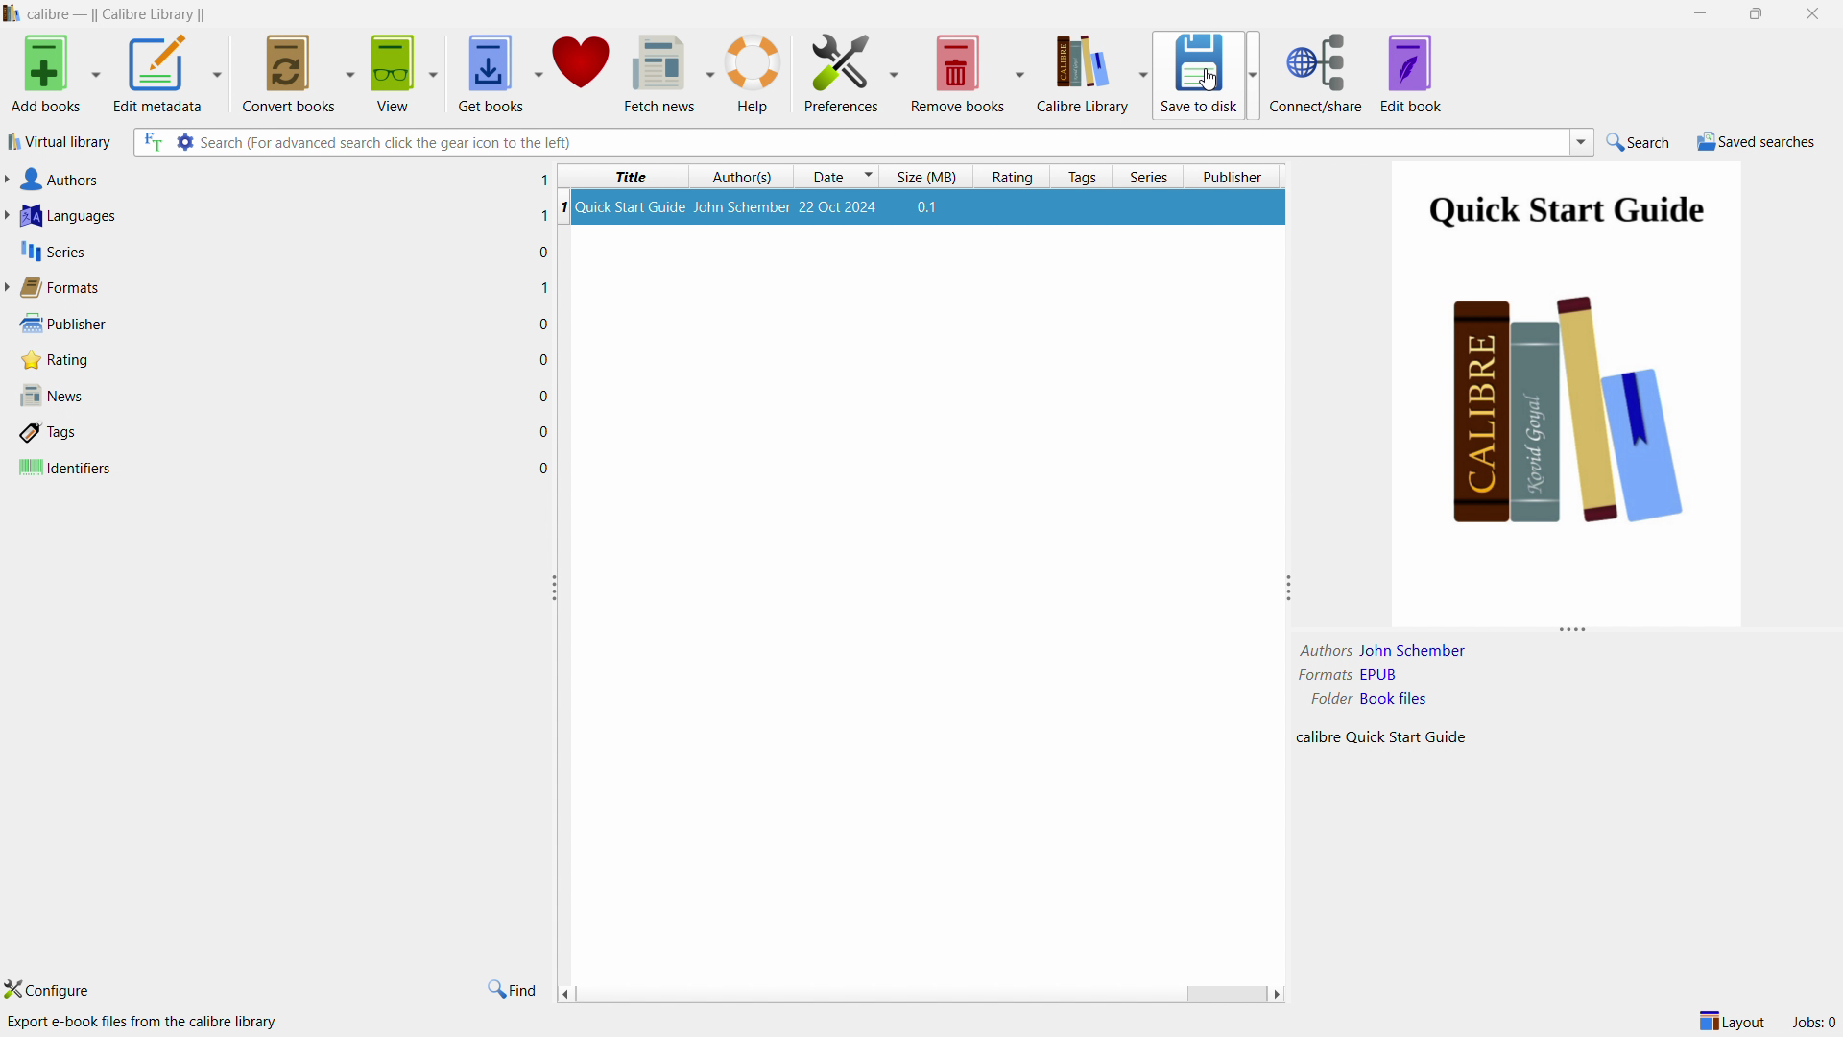 Image resolution: width=1843 pixels, height=1037 pixels. What do you see at coordinates (1388, 740) in the screenshot?
I see `calibre Quick Start Guide` at bounding box center [1388, 740].